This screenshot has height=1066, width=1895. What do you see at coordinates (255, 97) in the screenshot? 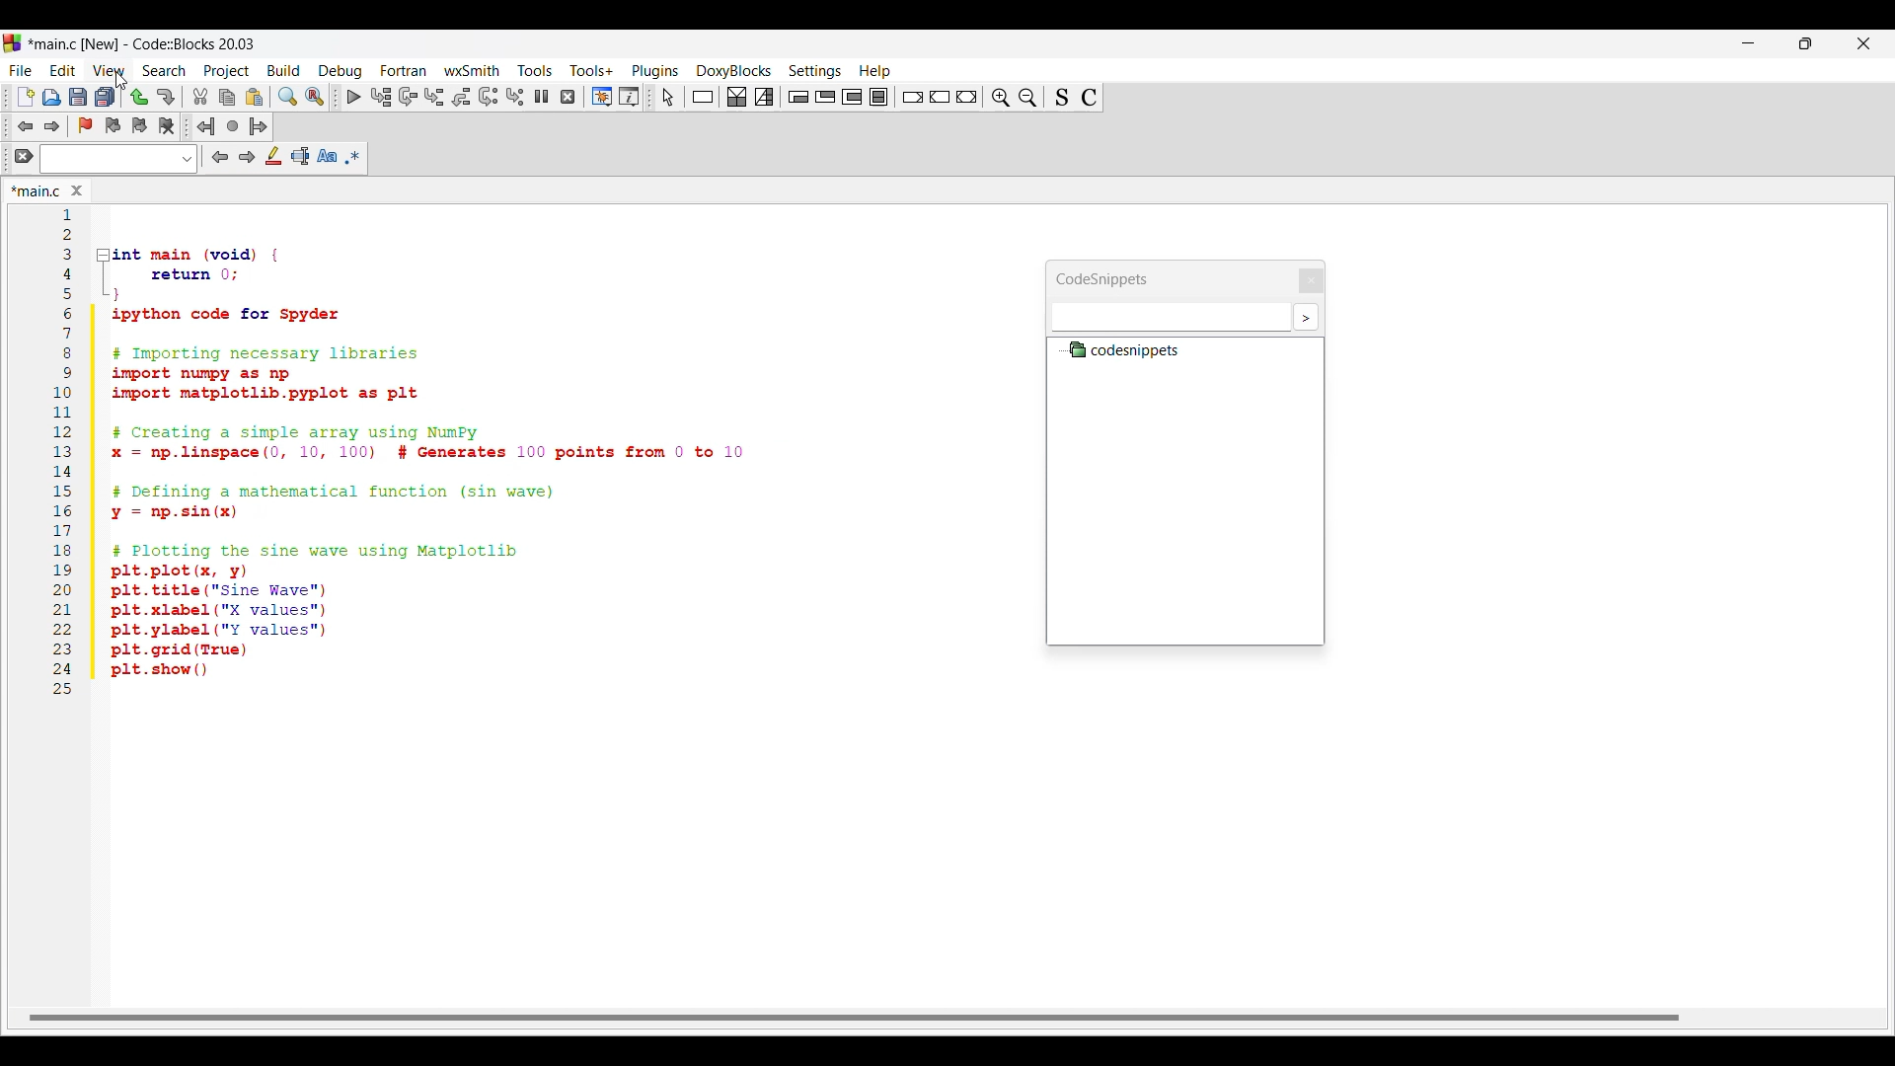
I see `Paste` at bounding box center [255, 97].